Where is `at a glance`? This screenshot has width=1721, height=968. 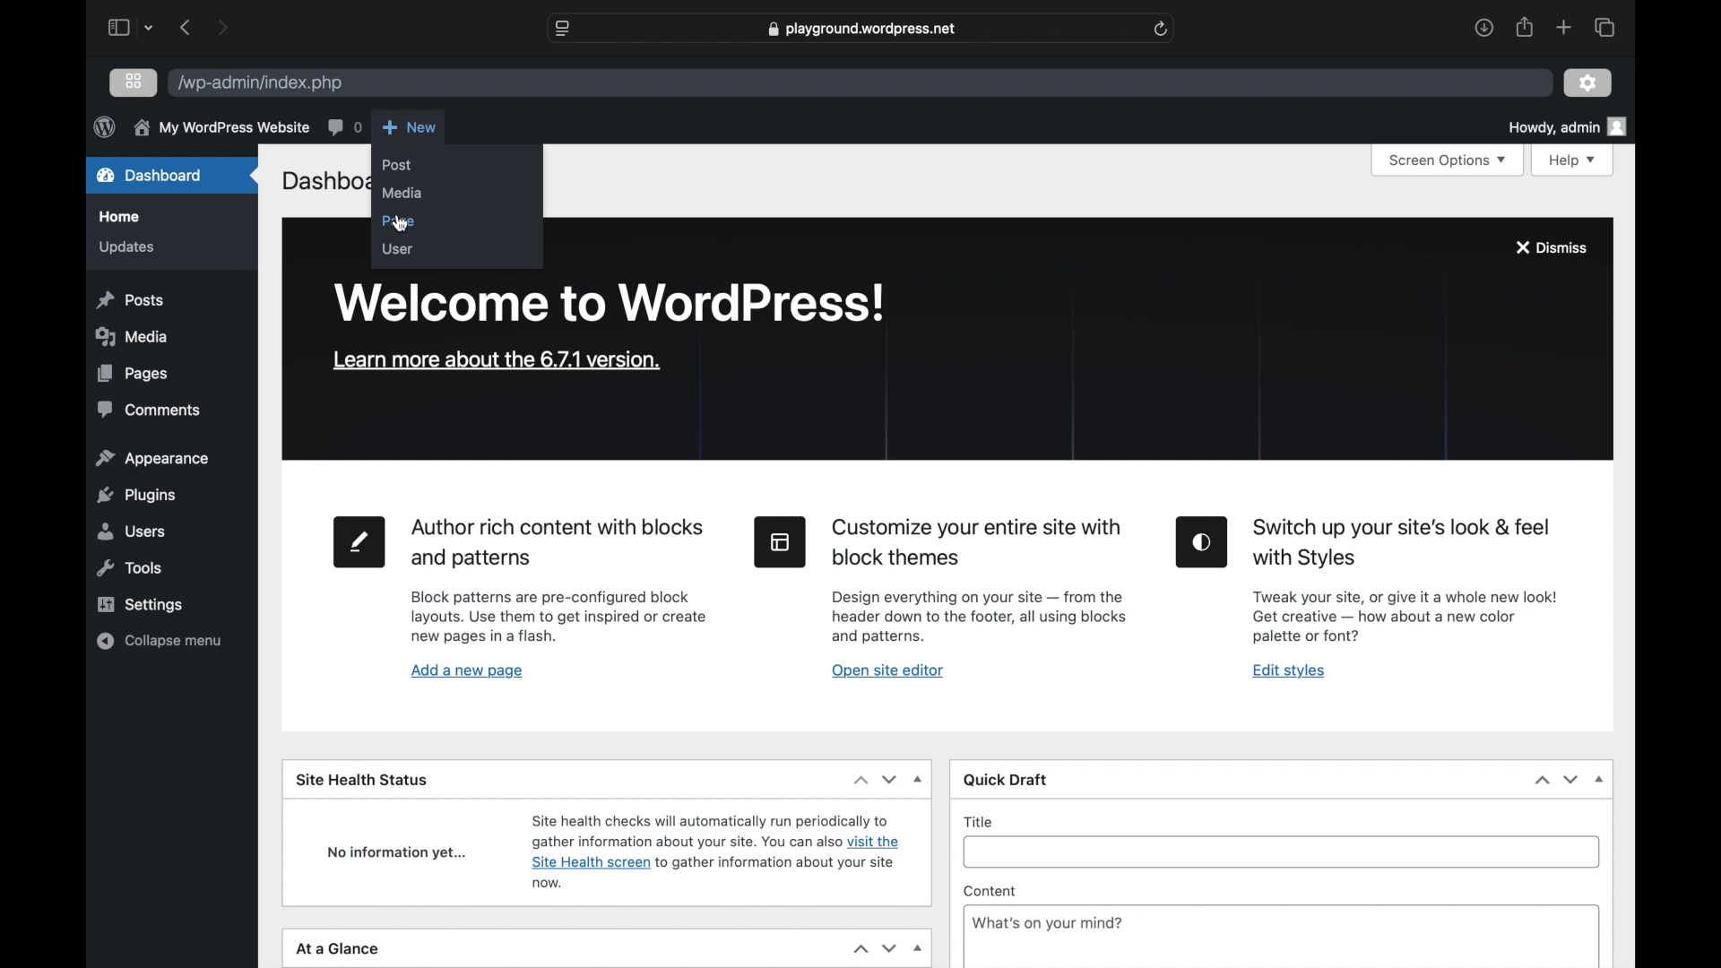 at a glance is located at coordinates (341, 948).